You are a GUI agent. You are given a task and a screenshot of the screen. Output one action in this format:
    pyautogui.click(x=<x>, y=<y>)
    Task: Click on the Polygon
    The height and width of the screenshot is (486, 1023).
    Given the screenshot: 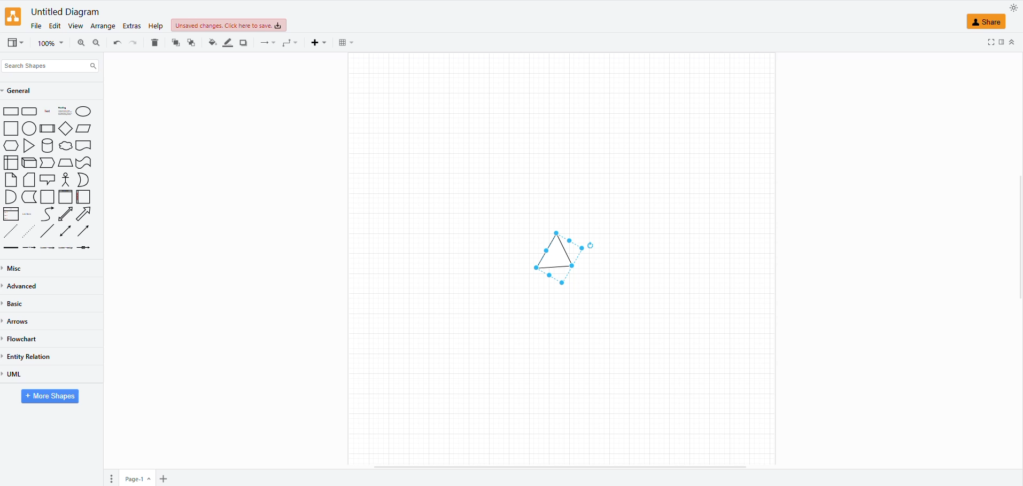 What is the action you would take?
    pyautogui.click(x=65, y=163)
    